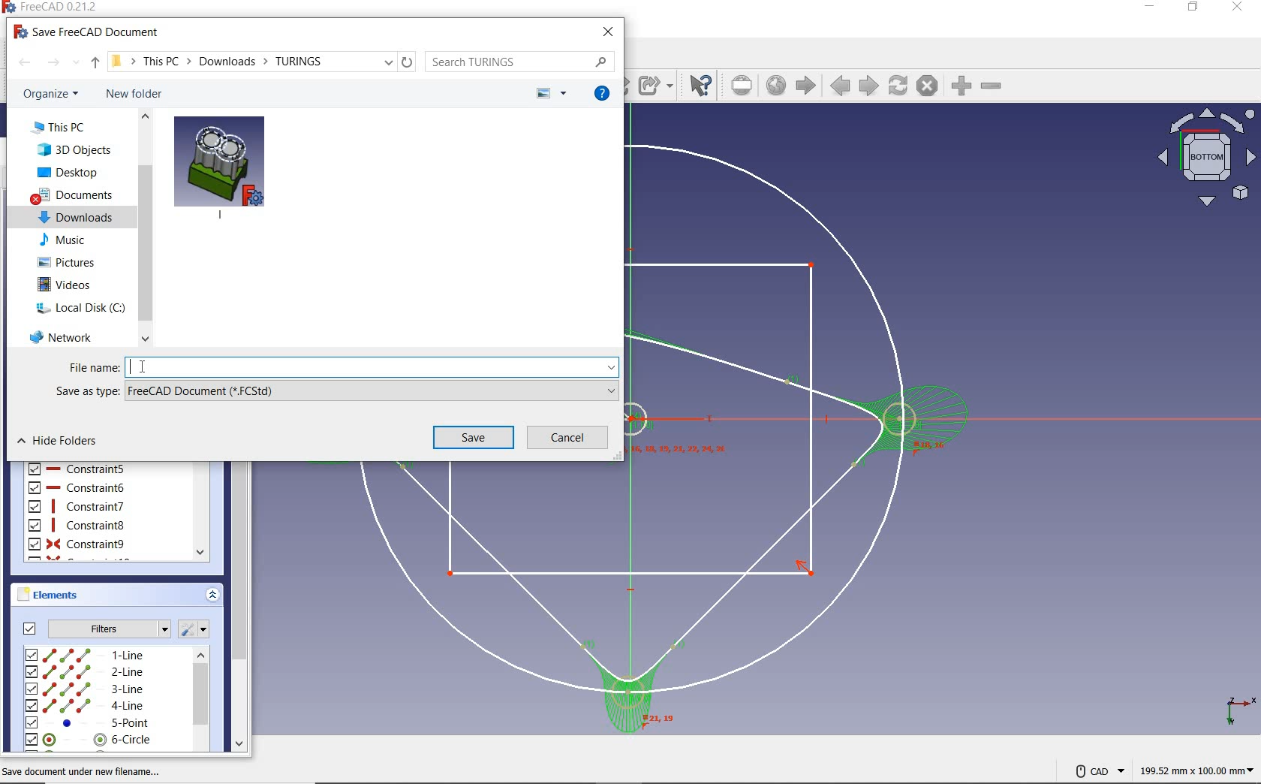 The image size is (1261, 784). I want to click on constraint5, so click(77, 468).